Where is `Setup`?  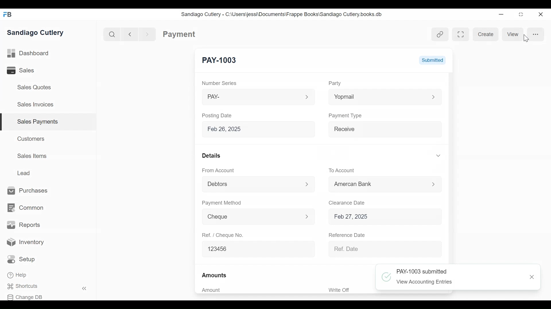 Setup is located at coordinates (23, 260).